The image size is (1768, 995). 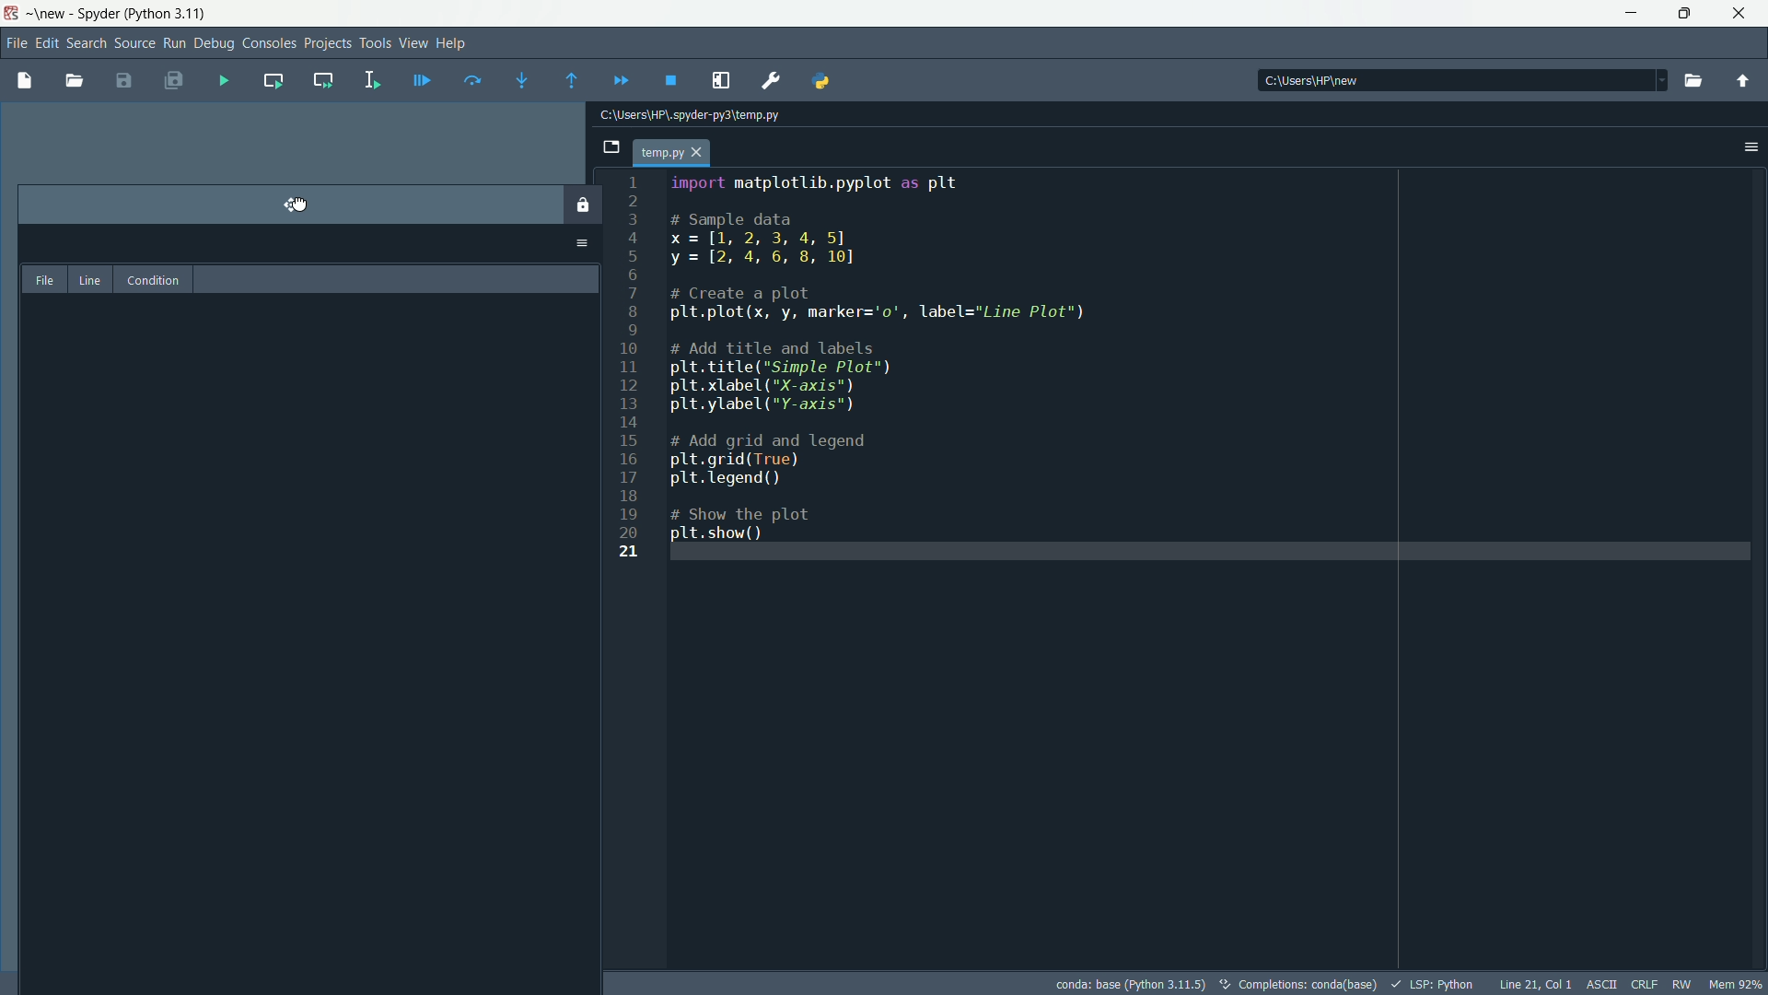 What do you see at coordinates (270, 80) in the screenshot?
I see `run current cell` at bounding box center [270, 80].